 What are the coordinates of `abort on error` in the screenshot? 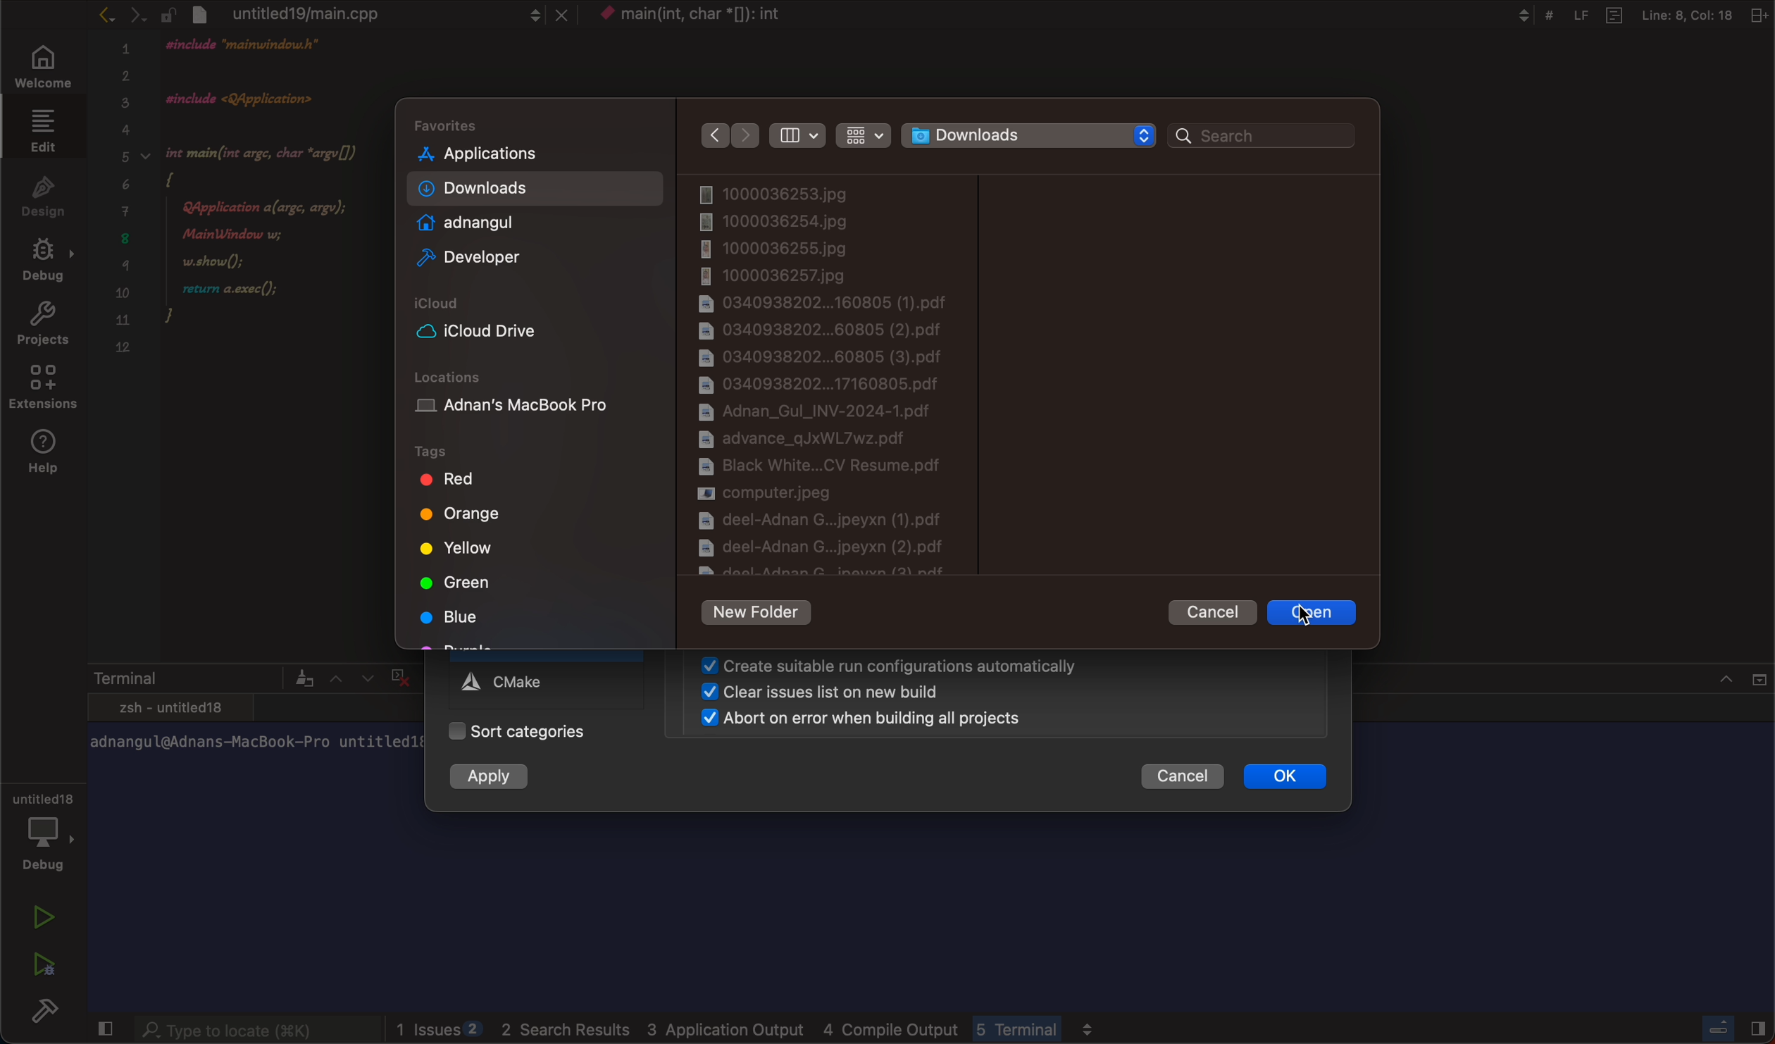 It's located at (854, 720).